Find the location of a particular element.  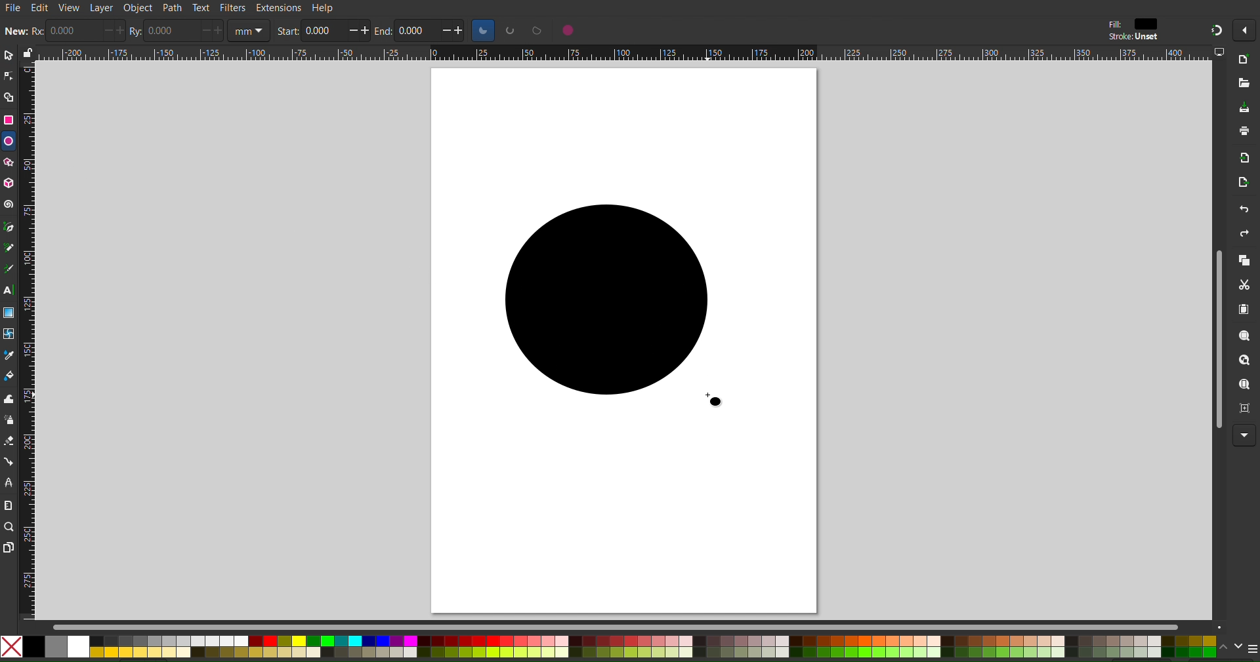

Zoom Selection is located at coordinates (1244, 336).